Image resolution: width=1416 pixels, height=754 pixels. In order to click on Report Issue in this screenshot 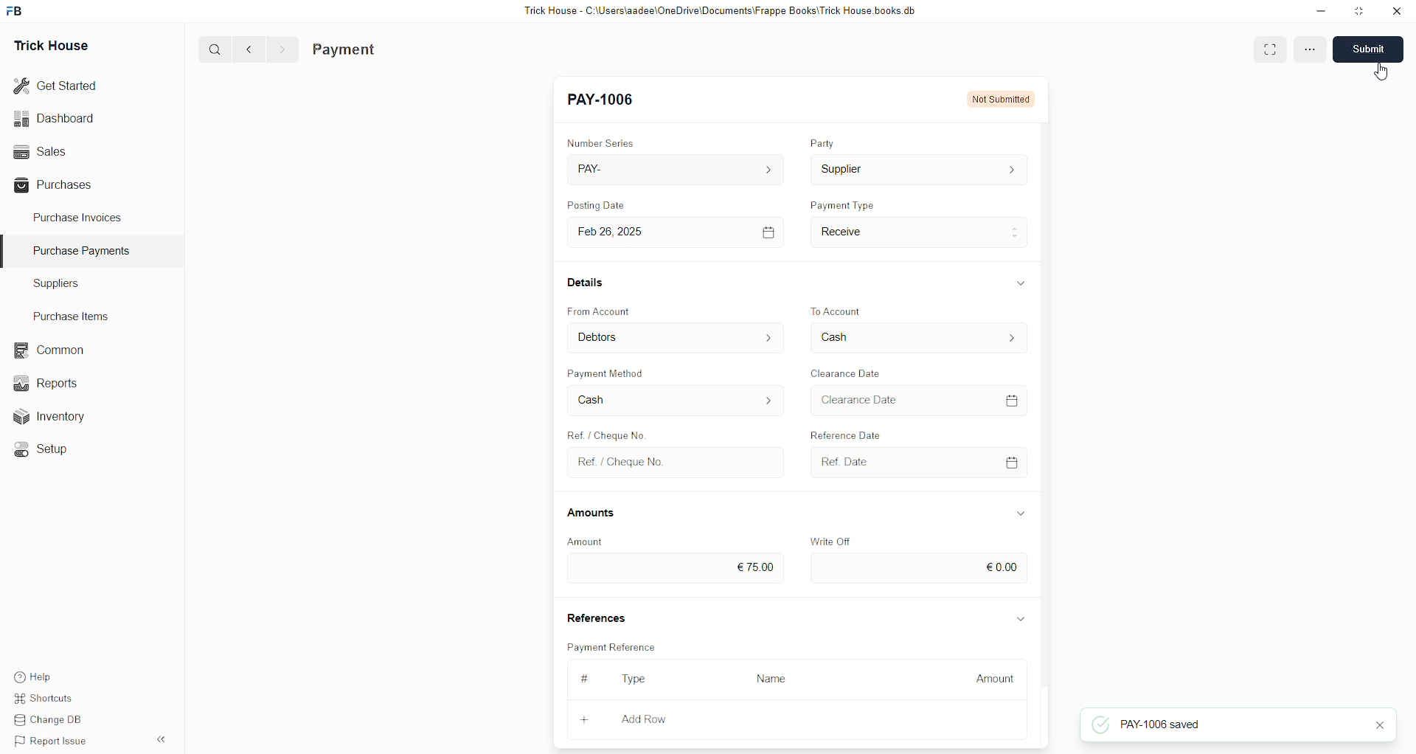, I will do `click(48, 739)`.